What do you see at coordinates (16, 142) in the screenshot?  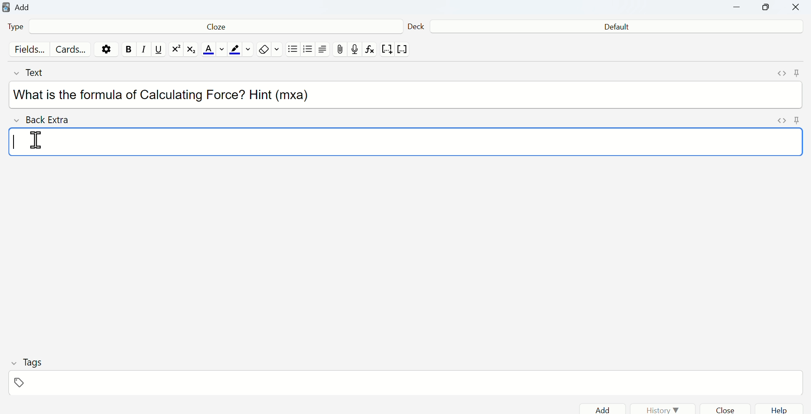 I see `Text cursor` at bounding box center [16, 142].